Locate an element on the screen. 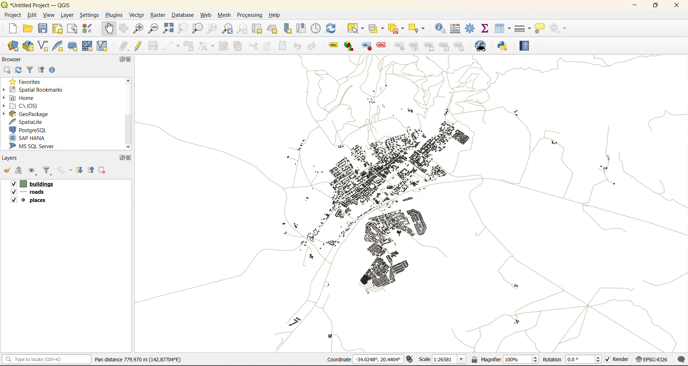 The width and height of the screenshot is (688, 366). add geopackage is located at coordinates (29, 46).